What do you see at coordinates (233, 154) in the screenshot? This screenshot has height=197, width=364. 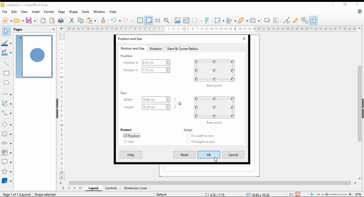 I see `cancel` at bounding box center [233, 154].